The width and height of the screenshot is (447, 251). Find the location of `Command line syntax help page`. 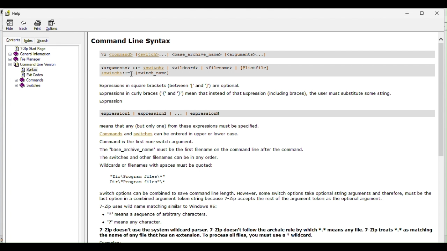

Command line syntax help page is located at coordinates (180, 39).